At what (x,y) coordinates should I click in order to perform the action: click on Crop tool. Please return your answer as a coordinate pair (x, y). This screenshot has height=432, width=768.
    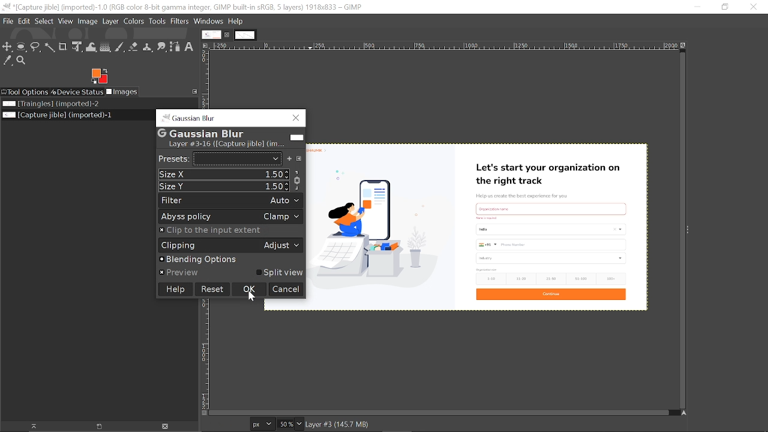
    Looking at the image, I should click on (64, 47).